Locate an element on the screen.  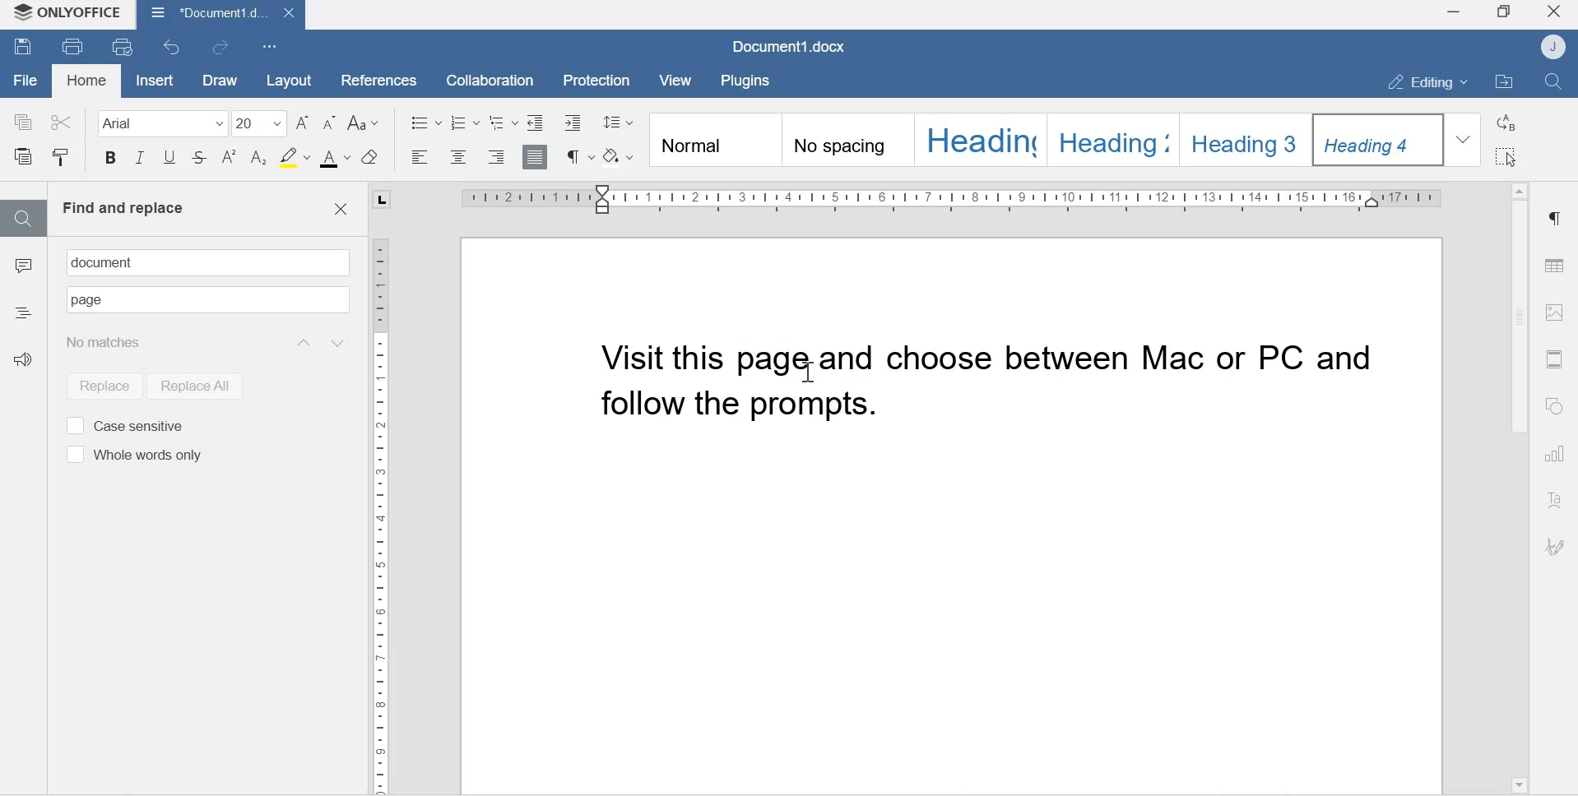
Strikethrough is located at coordinates (200, 160).